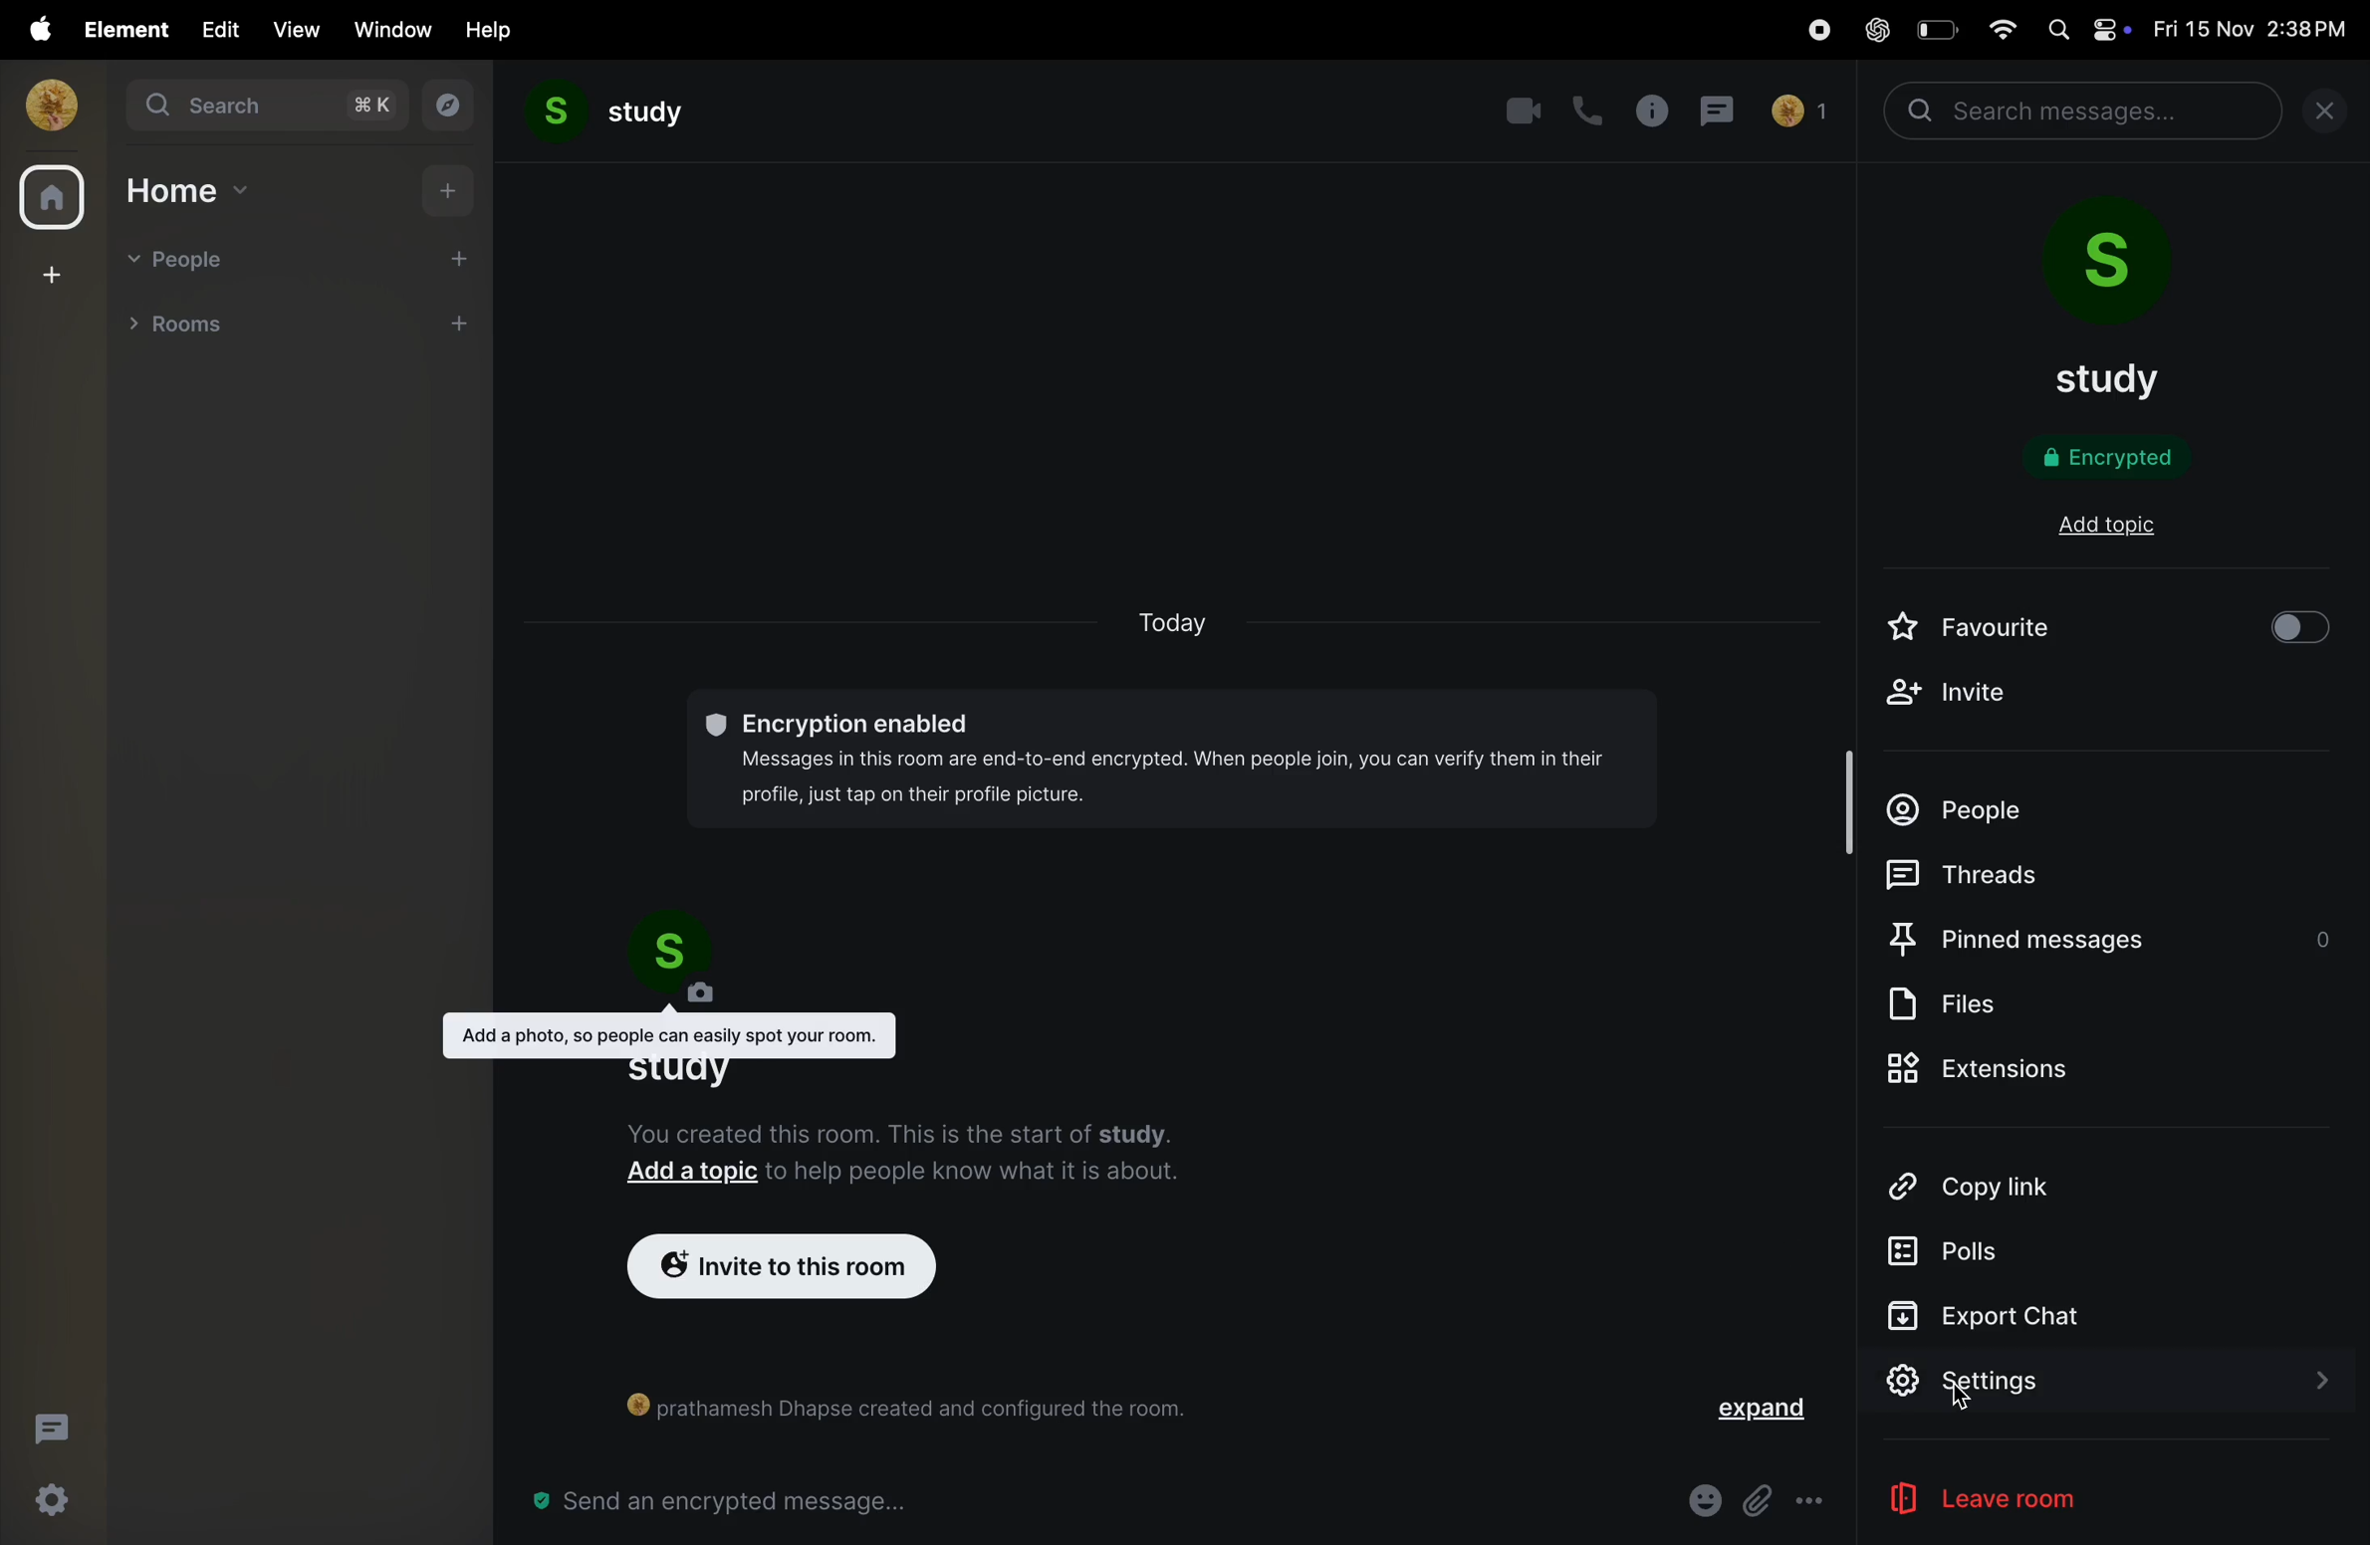 Image resolution: width=2370 pixels, height=1545 pixels. Describe the element at coordinates (1723, 112) in the screenshot. I see `messages` at that location.